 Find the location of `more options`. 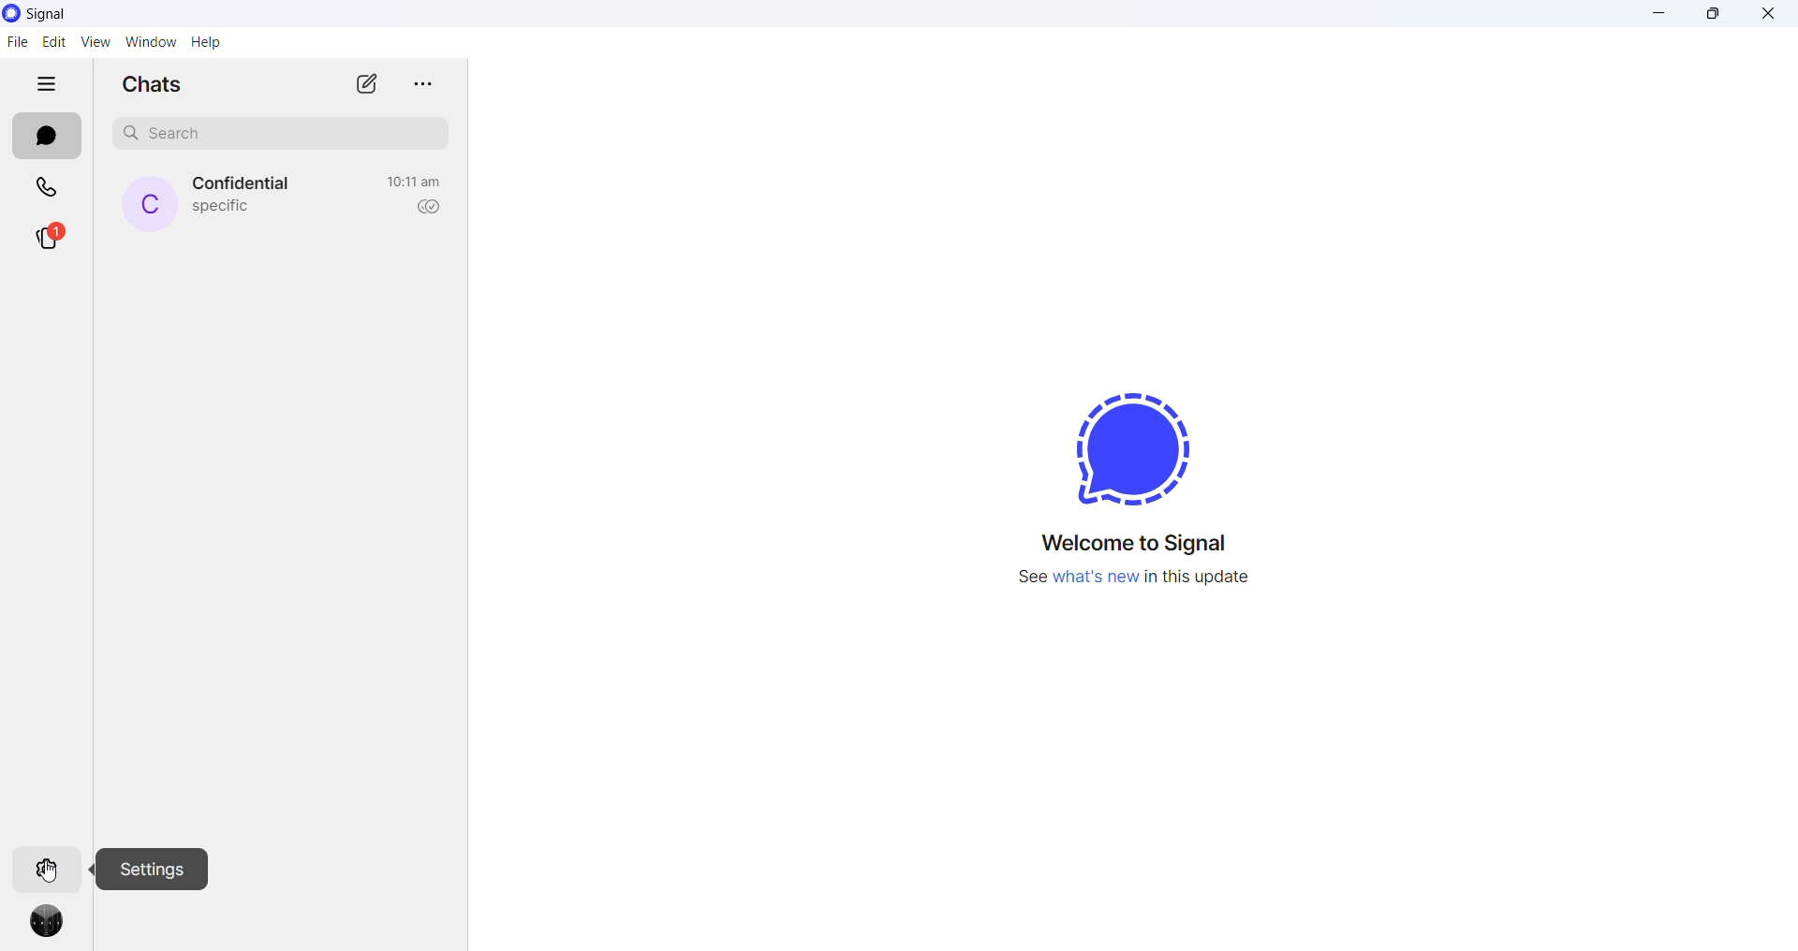

more options is located at coordinates (420, 83).